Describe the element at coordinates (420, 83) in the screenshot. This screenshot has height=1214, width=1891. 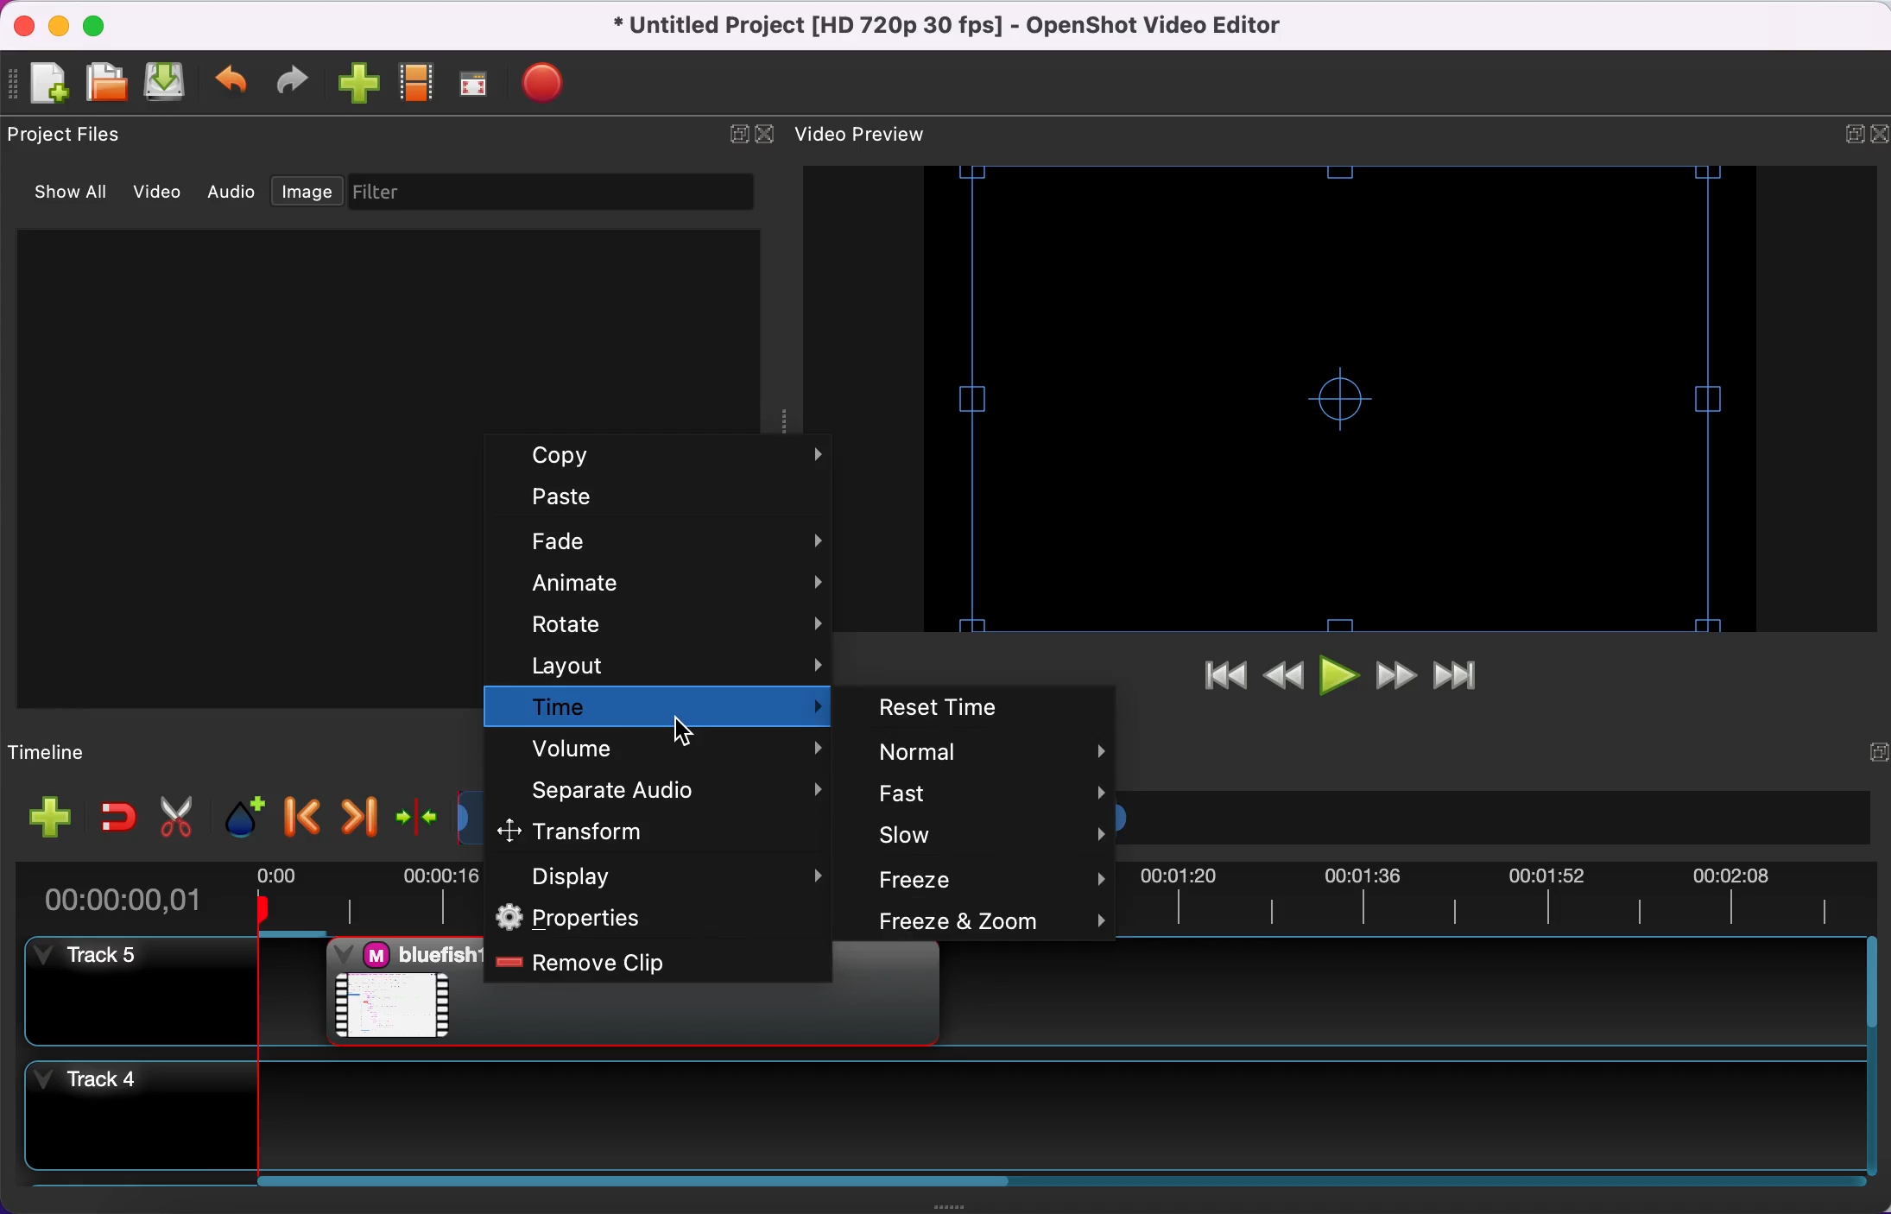
I see `choose profile` at that location.